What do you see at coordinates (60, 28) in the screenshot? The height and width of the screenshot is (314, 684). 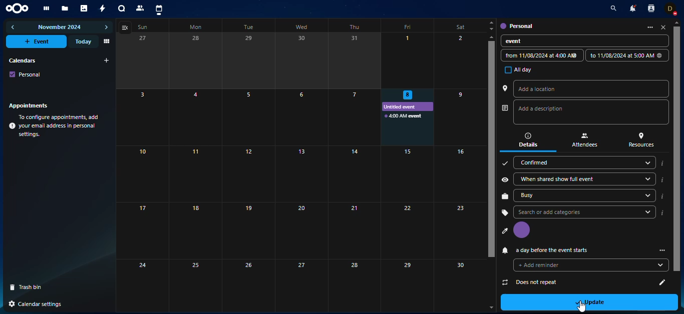 I see `november` at bounding box center [60, 28].